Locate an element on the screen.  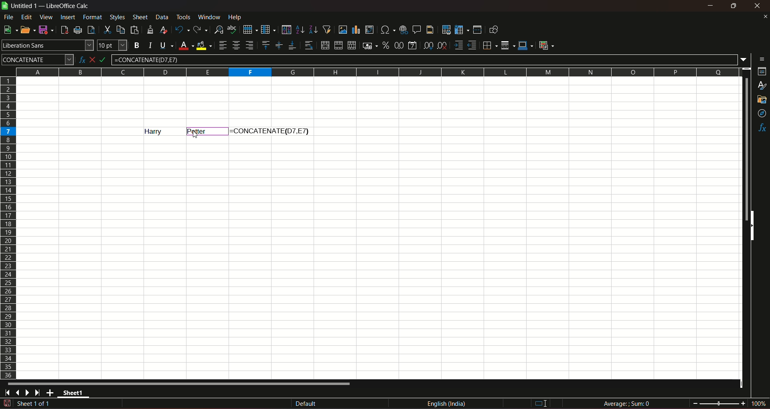
wrap text is located at coordinates (308, 46).